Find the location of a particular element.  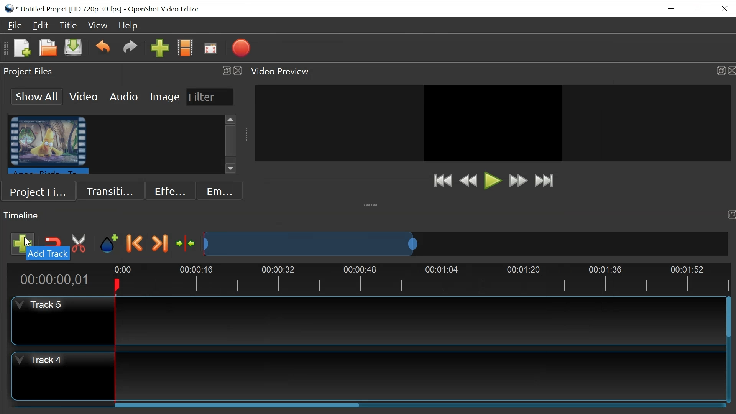

Video Preview is located at coordinates (492, 71).